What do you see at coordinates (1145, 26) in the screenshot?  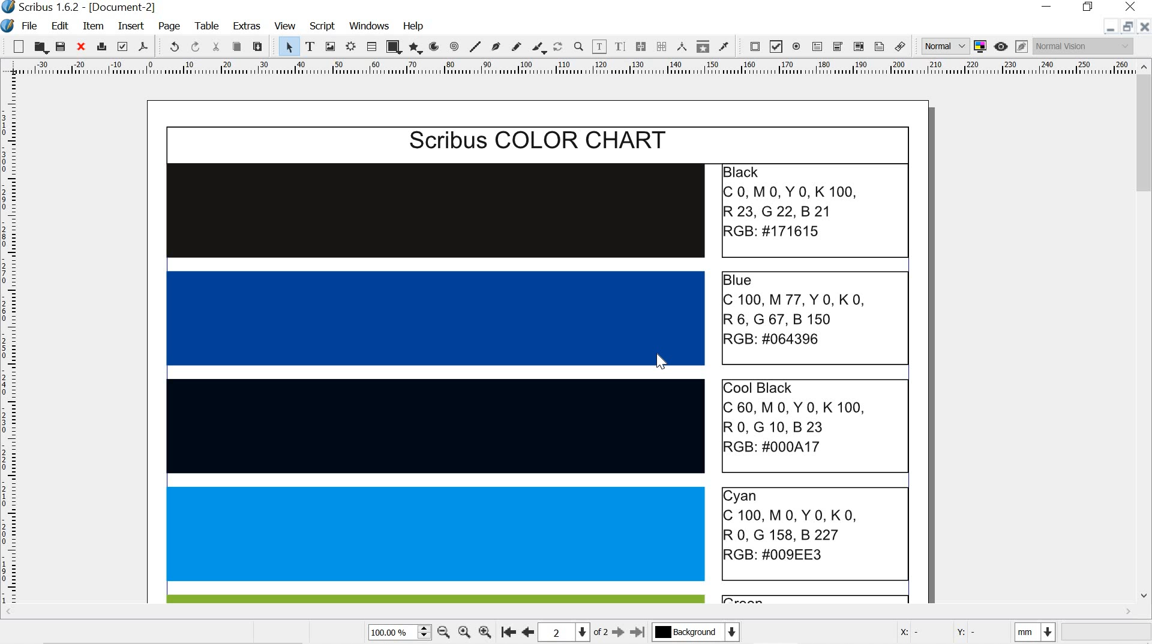 I see `close document` at bounding box center [1145, 26].